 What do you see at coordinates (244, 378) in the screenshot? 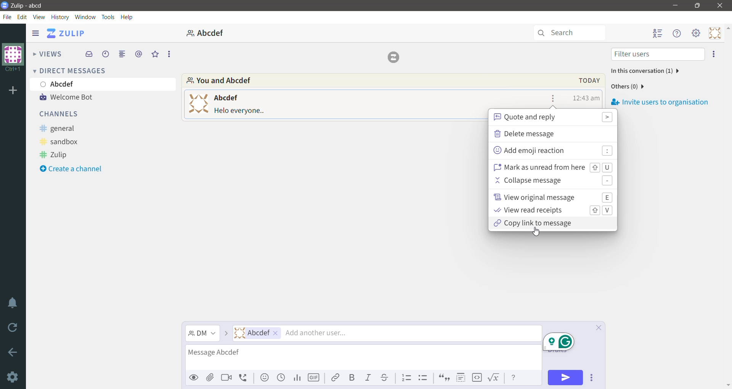
I see `Add voice call` at bounding box center [244, 378].